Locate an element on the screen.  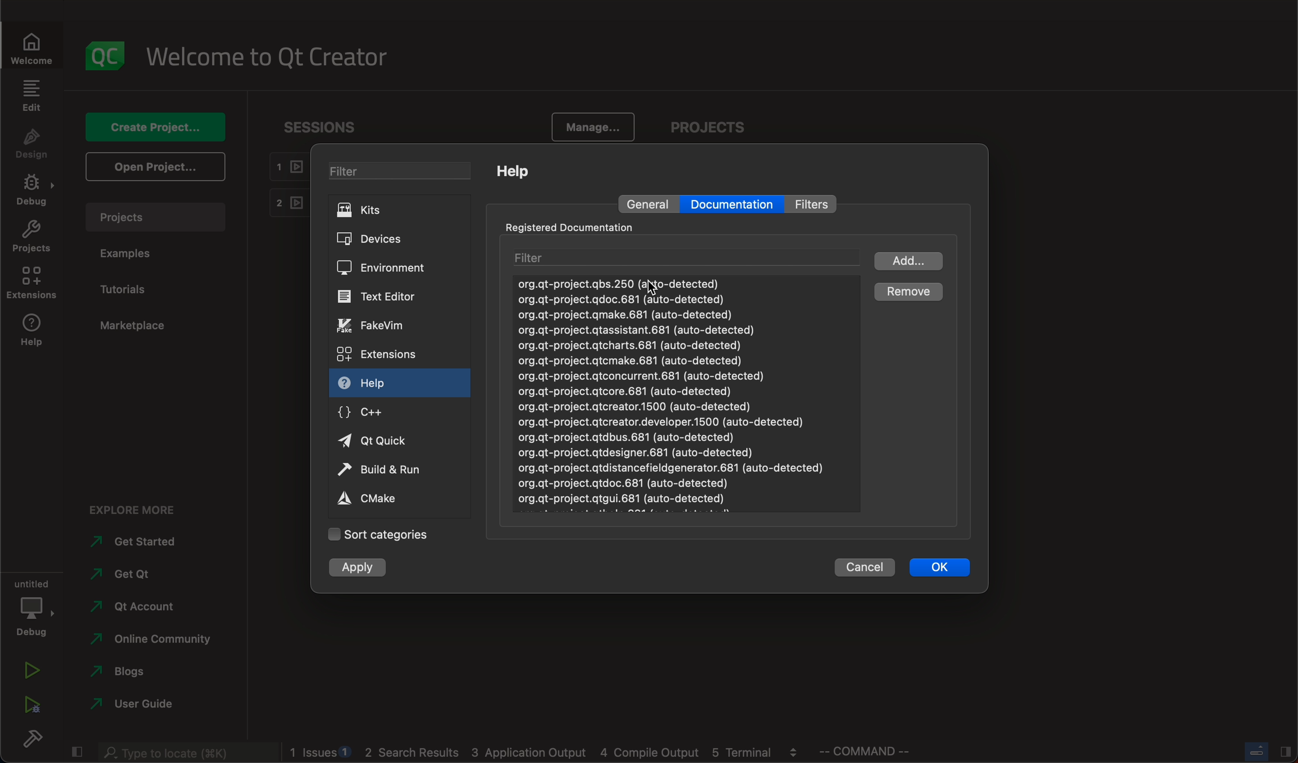
guide is located at coordinates (132, 704).